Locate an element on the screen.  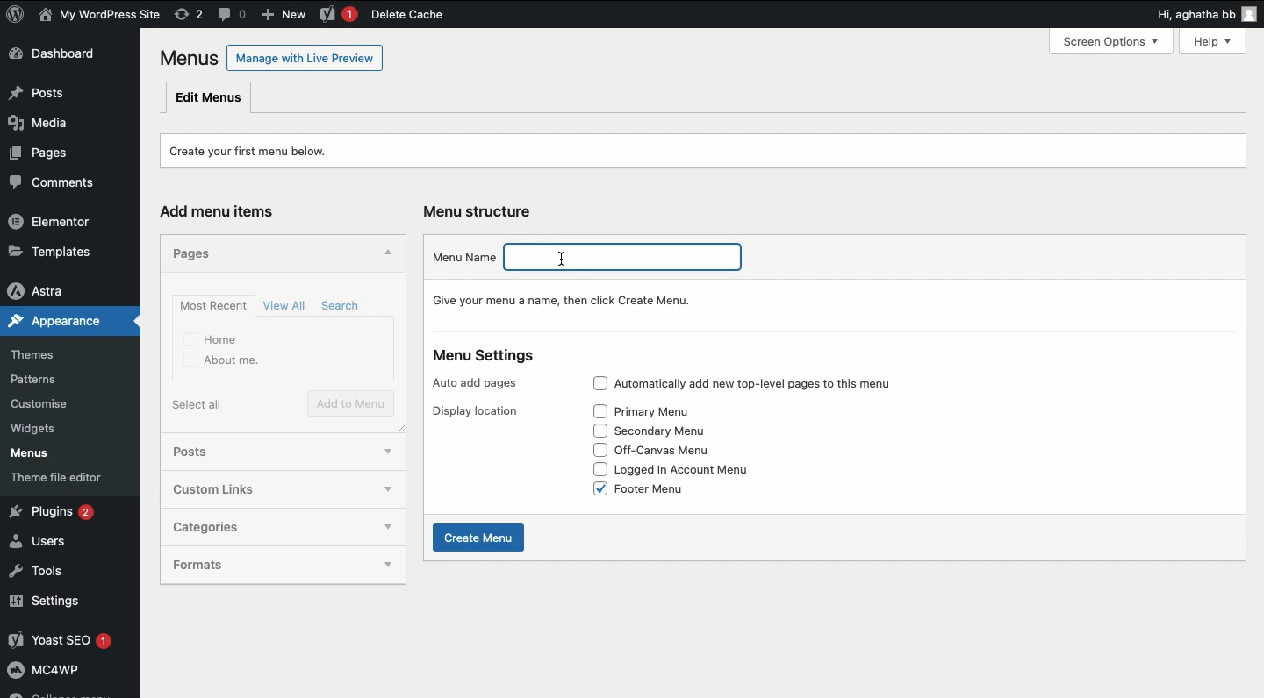
Settings is located at coordinates (66, 602).